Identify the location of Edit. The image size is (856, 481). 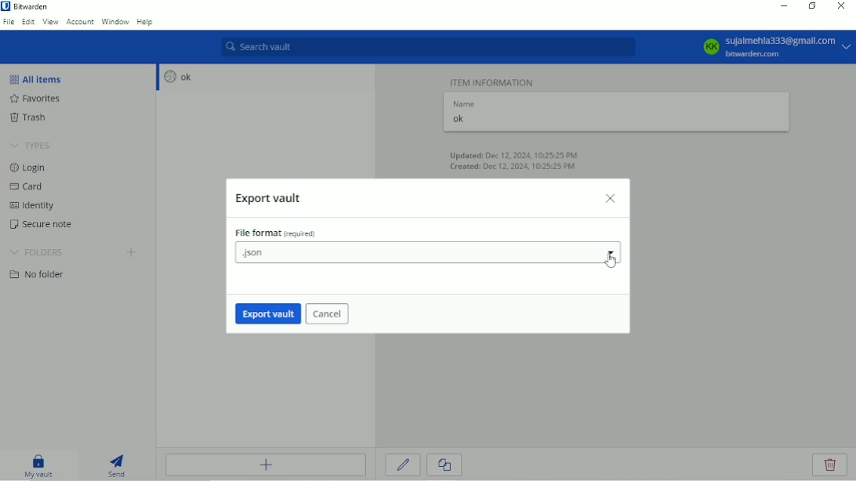
(28, 21).